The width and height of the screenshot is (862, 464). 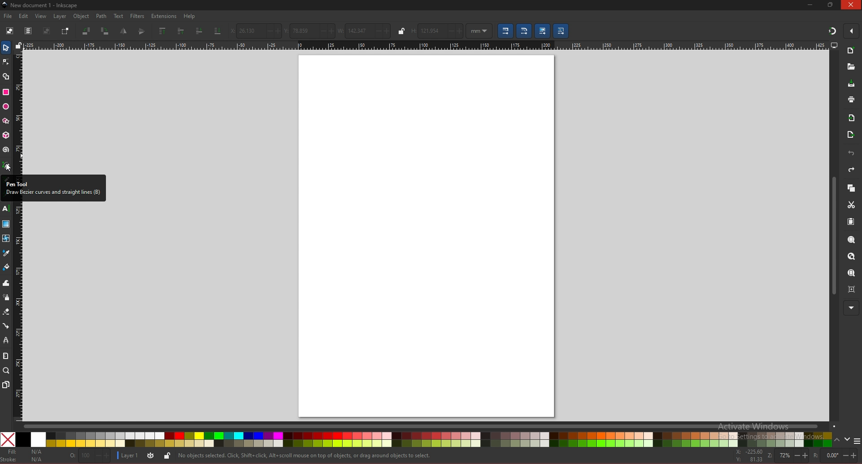 What do you see at coordinates (831, 4) in the screenshot?
I see `resize` at bounding box center [831, 4].